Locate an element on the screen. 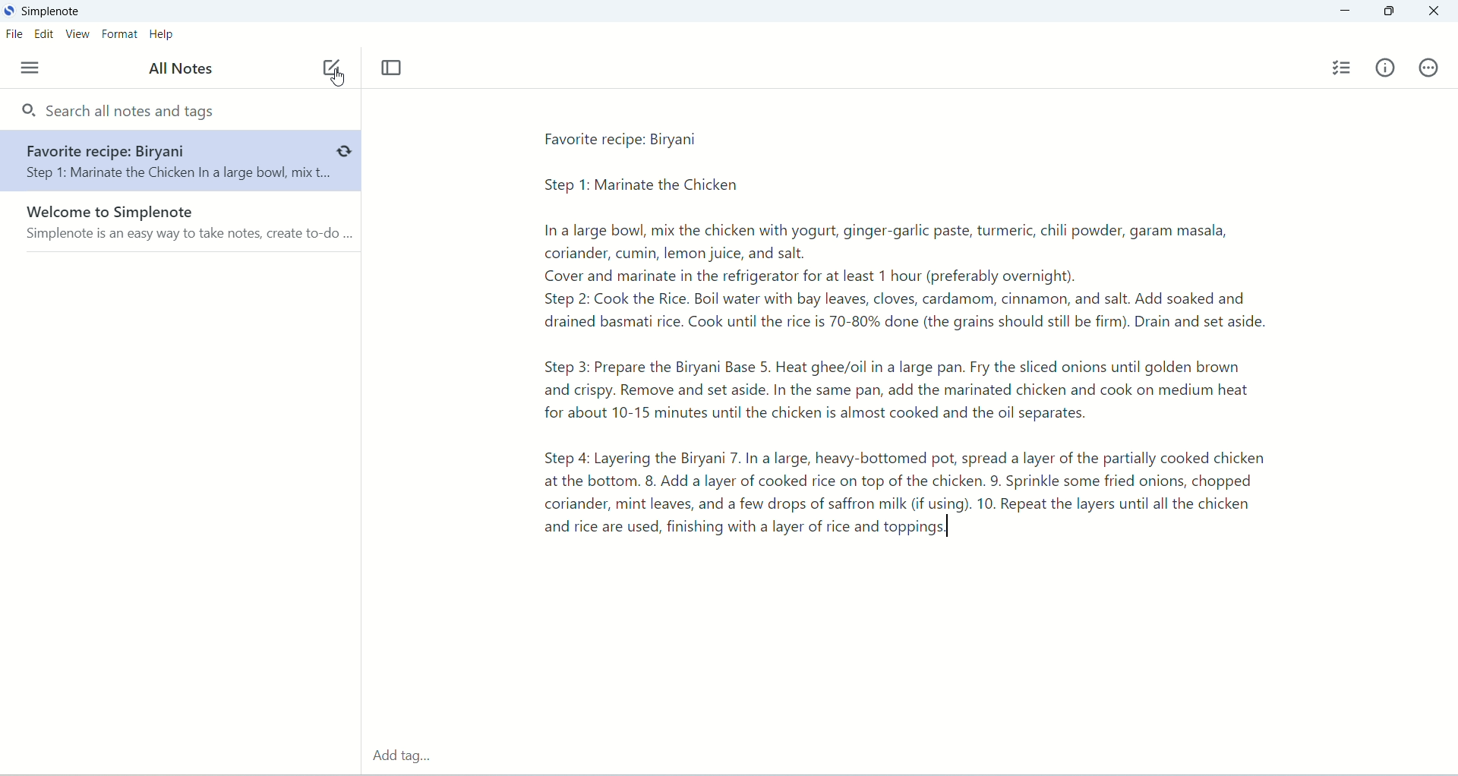 The width and height of the screenshot is (1458, 776). file is located at coordinates (16, 35).